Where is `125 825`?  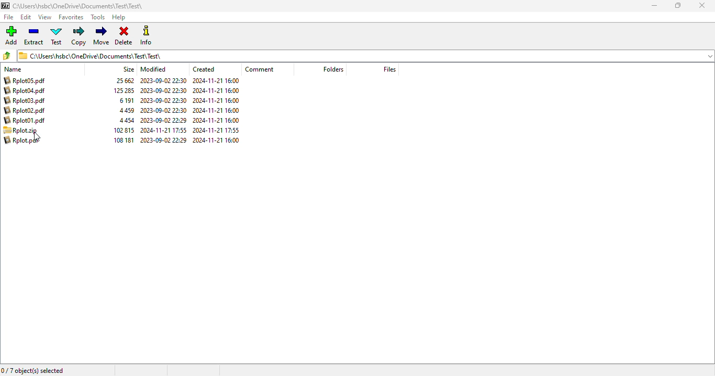
125 825 is located at coordinates (125, 91).